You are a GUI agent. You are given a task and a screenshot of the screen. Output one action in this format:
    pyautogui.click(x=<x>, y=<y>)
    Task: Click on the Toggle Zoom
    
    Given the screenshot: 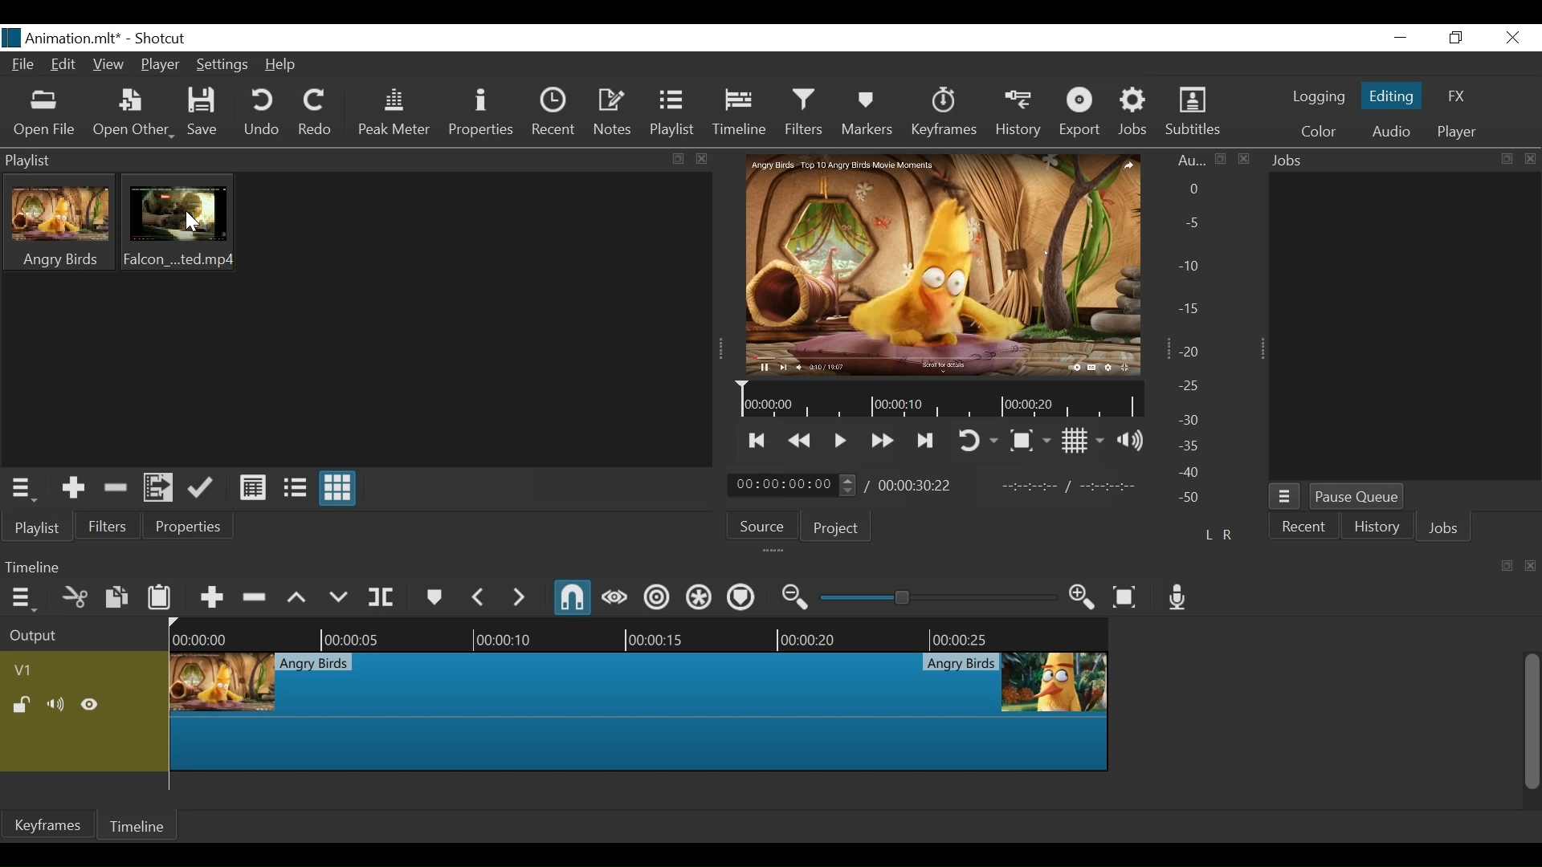 What is the action you would take?
    pyautogui.click(x=1030, y=440)
    